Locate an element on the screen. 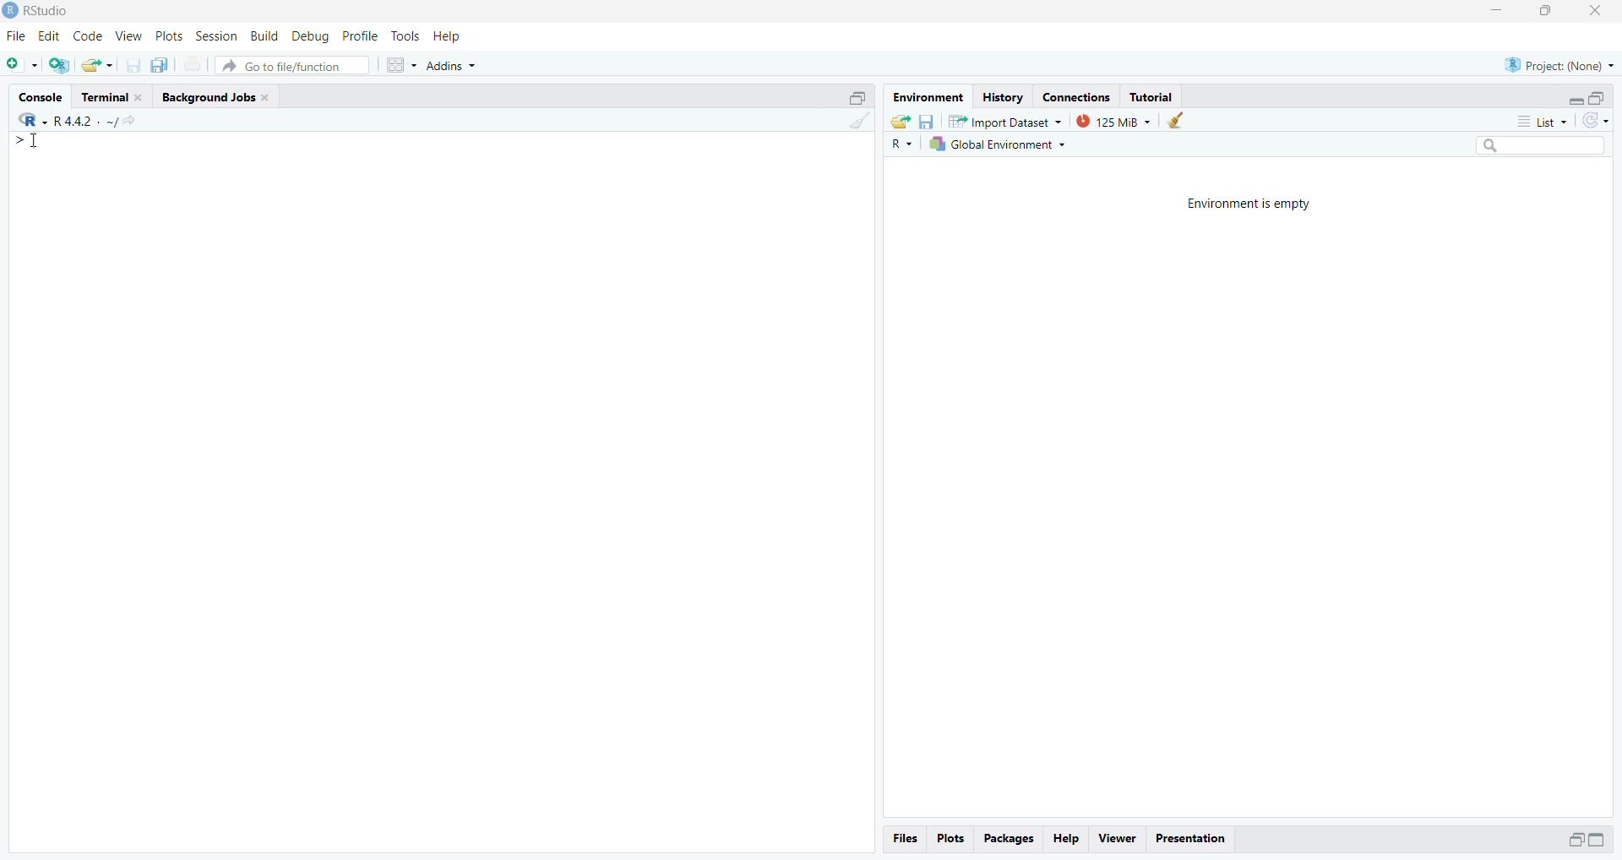 The height and width of the screenshot is (860, 1622). Code is located at coordinates (87, 36).